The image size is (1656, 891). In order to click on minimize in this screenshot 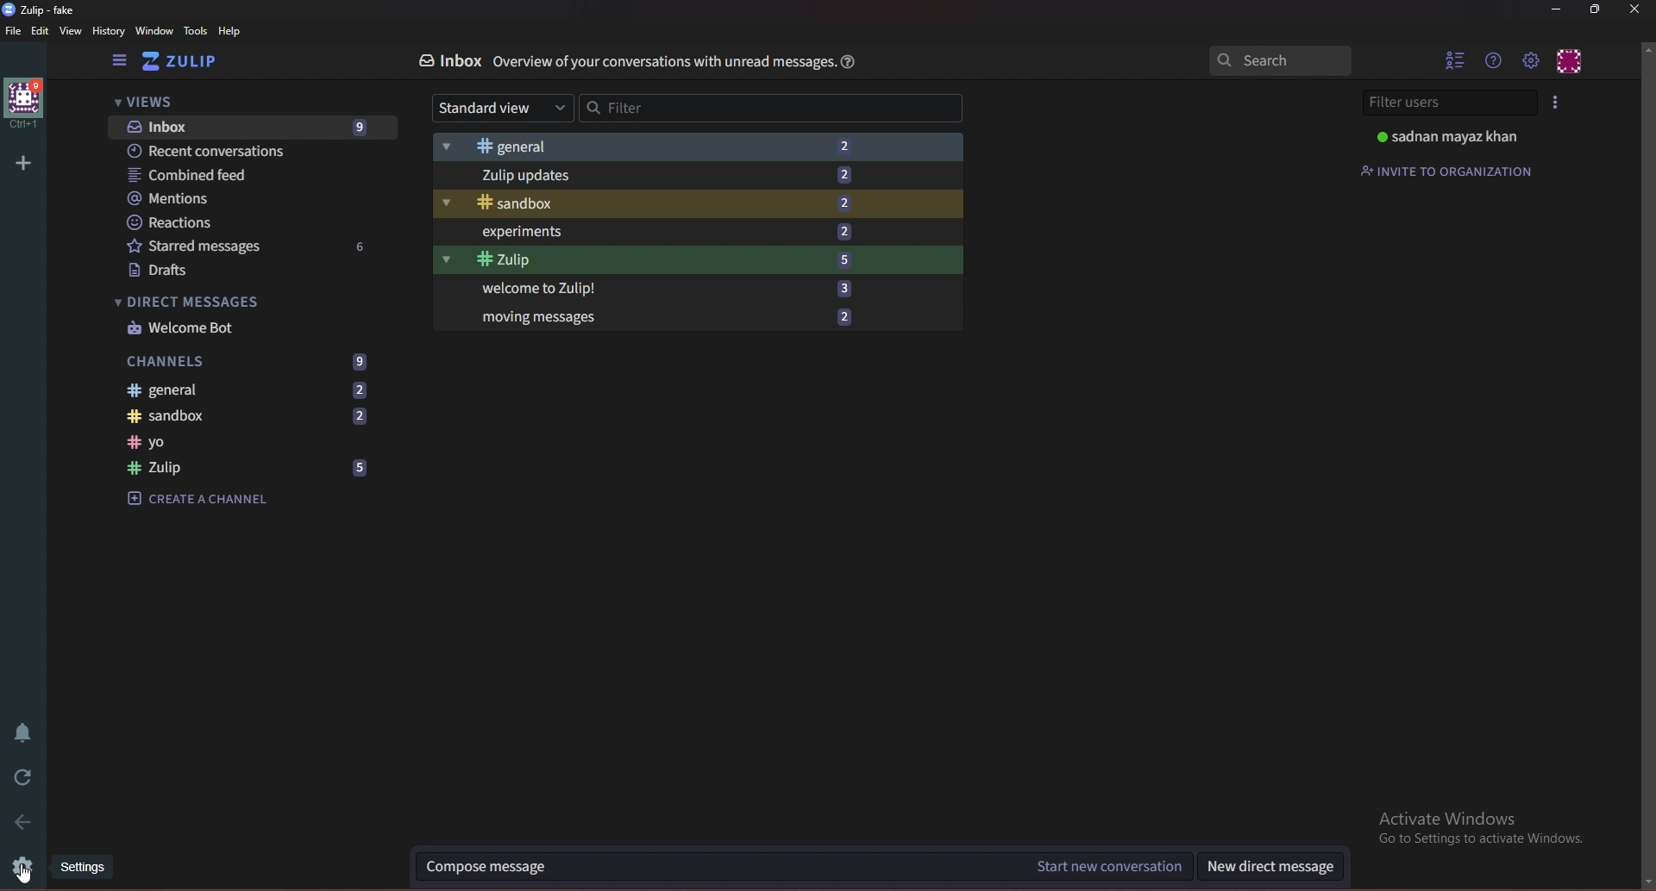, I will do `click(1557, 9)`.